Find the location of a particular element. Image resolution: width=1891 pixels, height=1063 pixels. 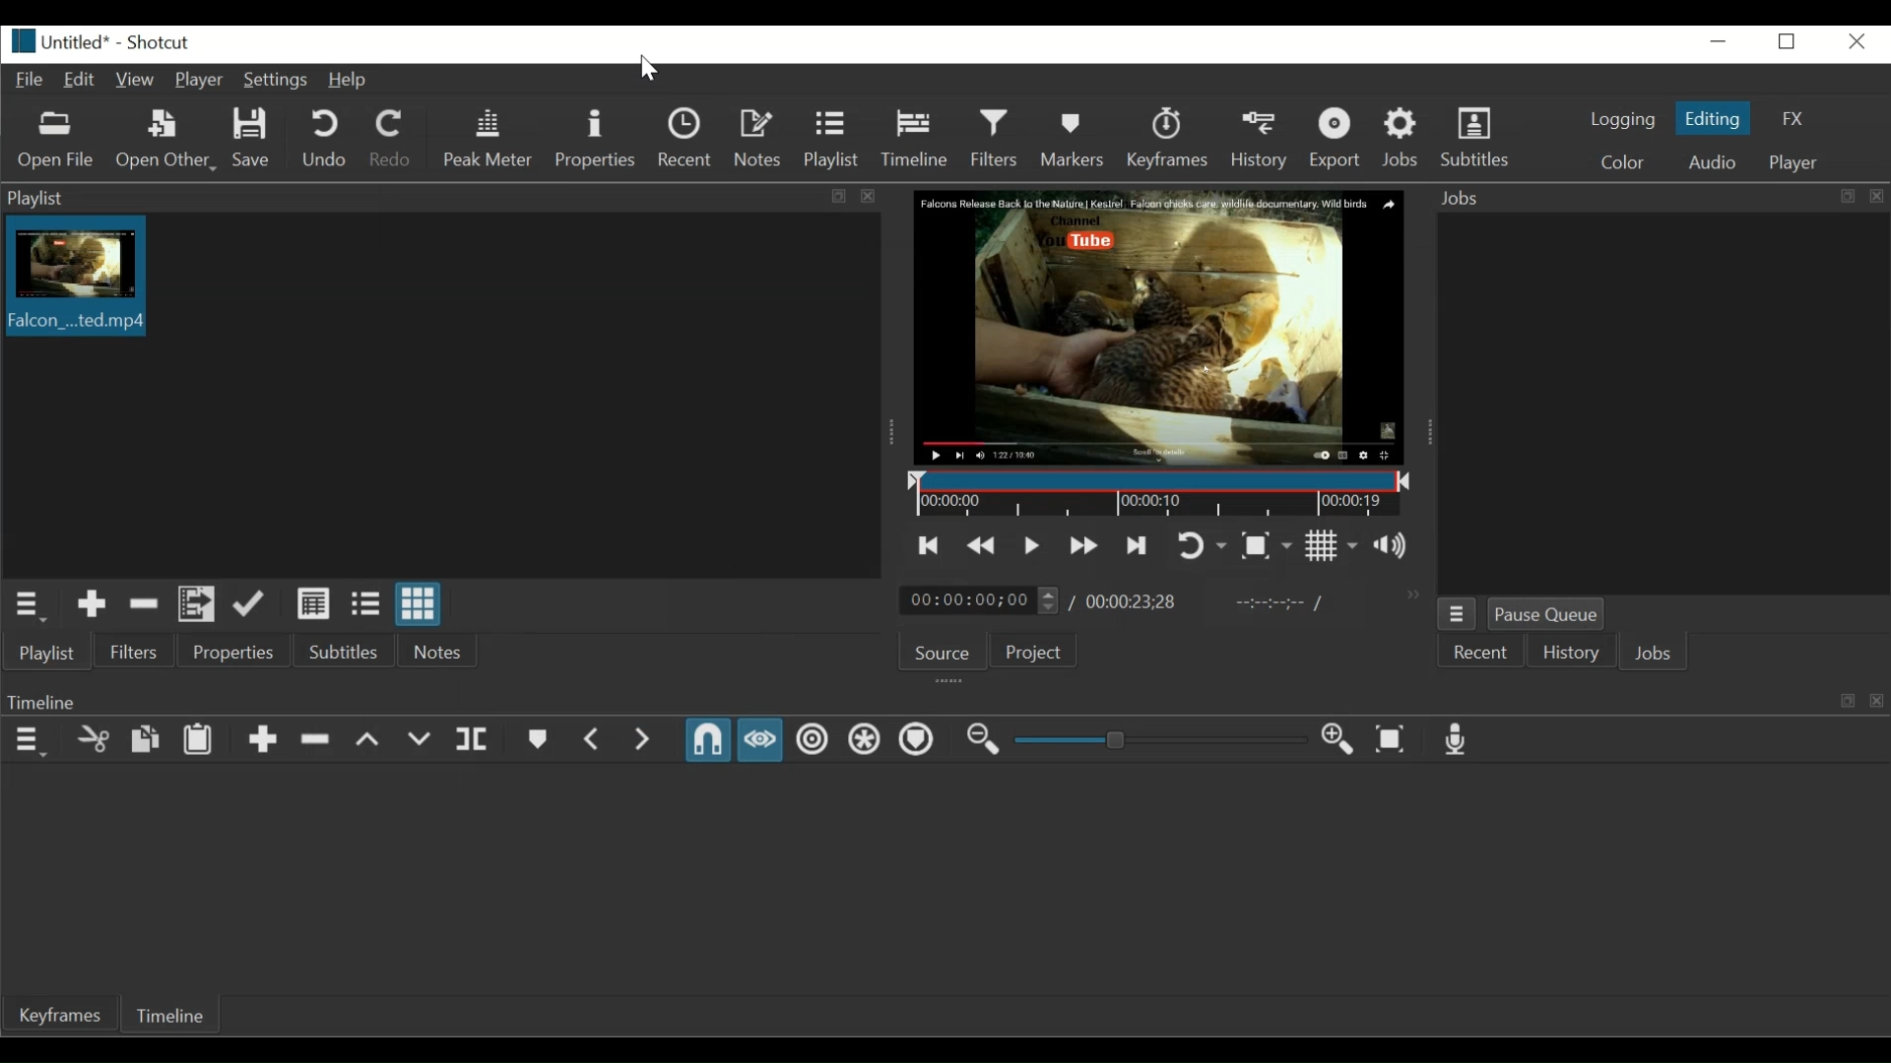

In point is located at coordinates (1275, 603).